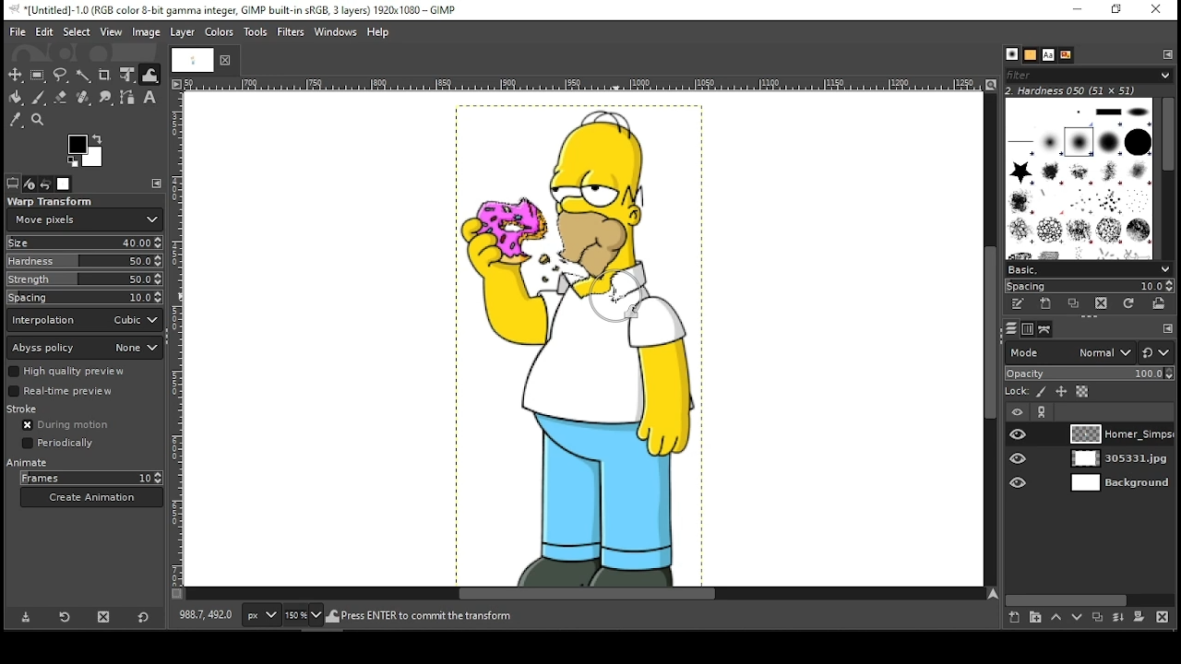 This screenshot has width=1181, height=664. Describe the element at coordinates (1018, 304) in the screenshot. I see `edit this brush` at that location.